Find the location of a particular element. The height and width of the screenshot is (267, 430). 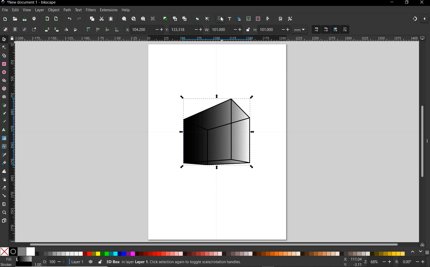

ZOOM SELECTION is located at coordinates (124, 19).